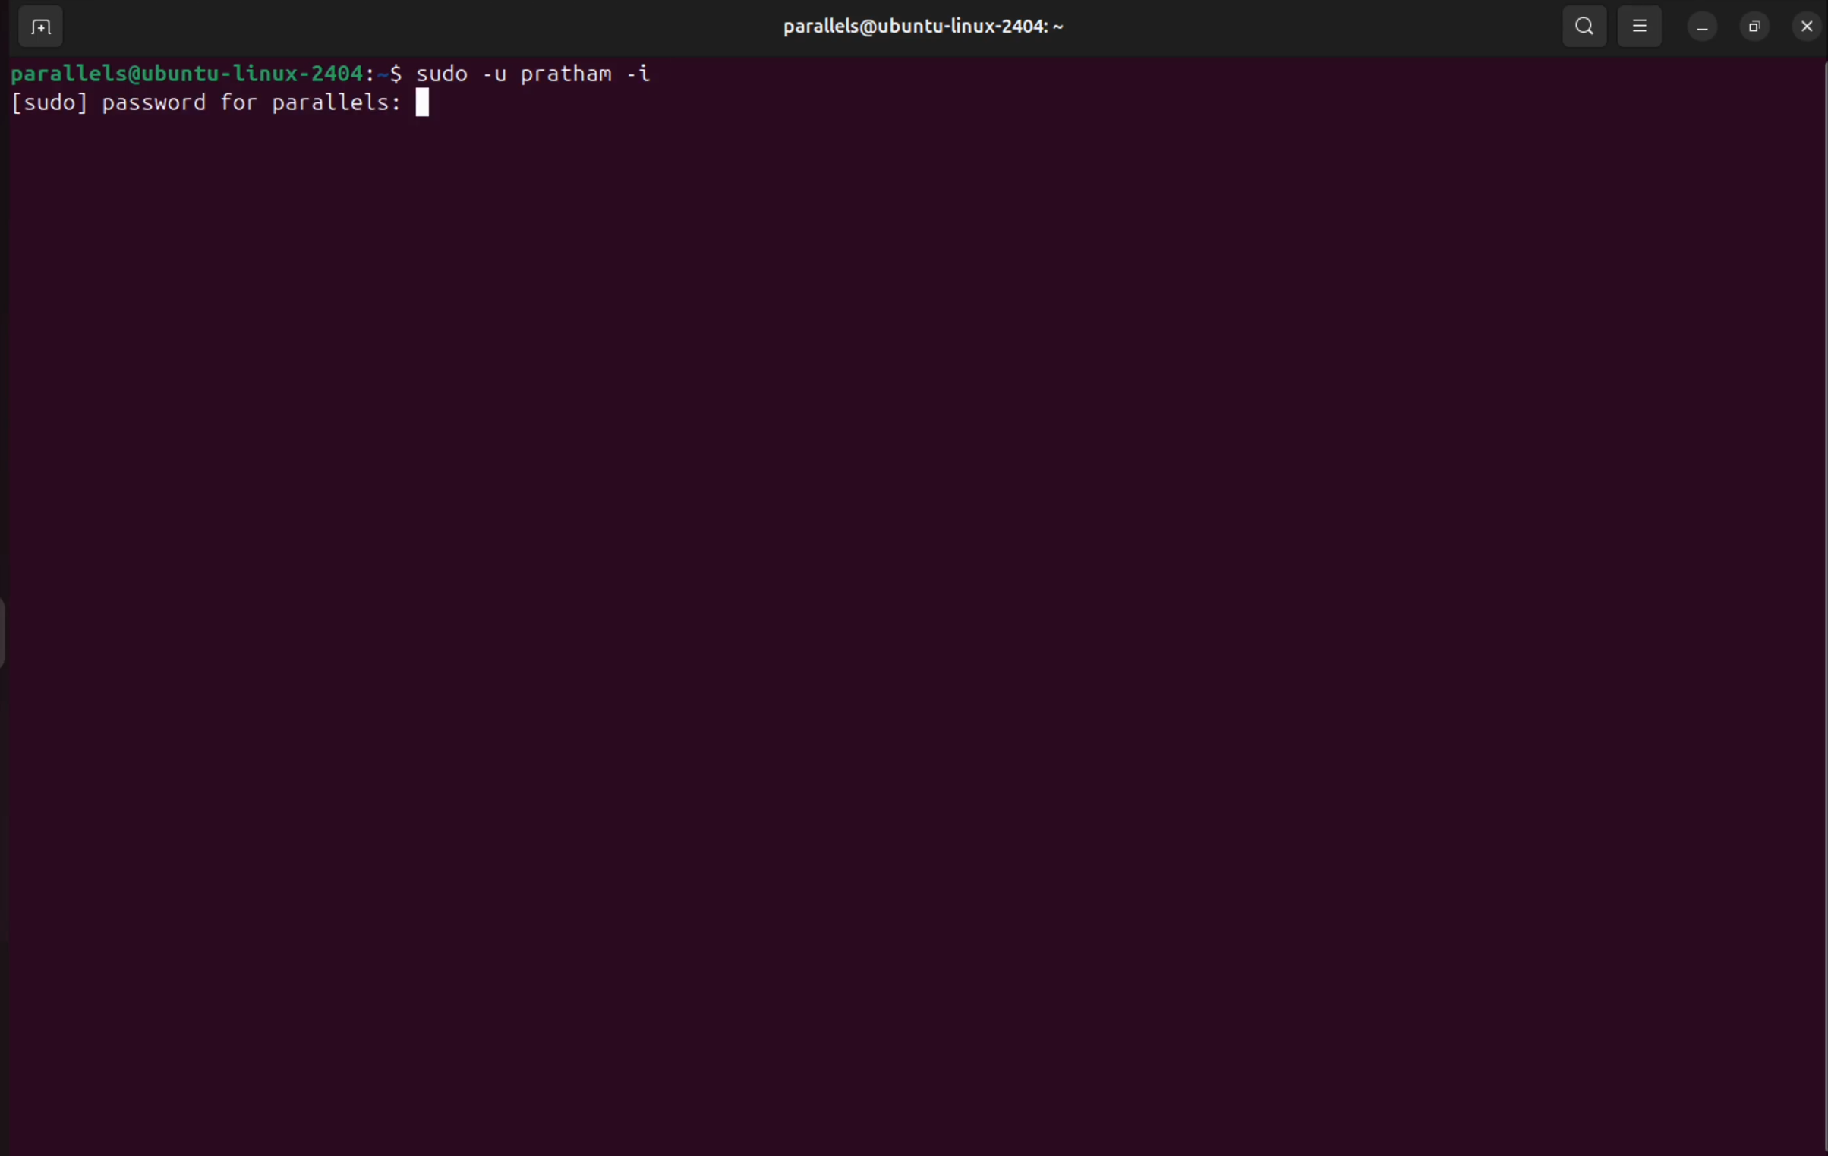  What do you see at coordinates (1644, 23) in the screenshot?
I see `view options` at bounding box center [1644, 23].